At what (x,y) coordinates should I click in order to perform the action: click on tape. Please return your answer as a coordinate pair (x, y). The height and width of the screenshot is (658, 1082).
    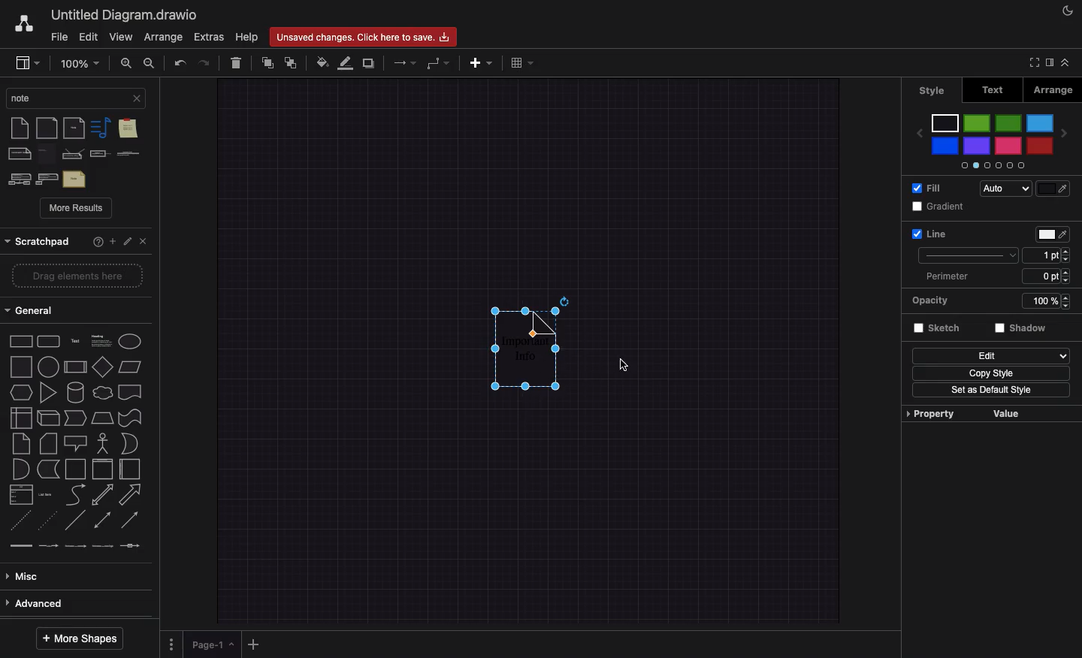
    Looking at the image, I should click on (131, 418).